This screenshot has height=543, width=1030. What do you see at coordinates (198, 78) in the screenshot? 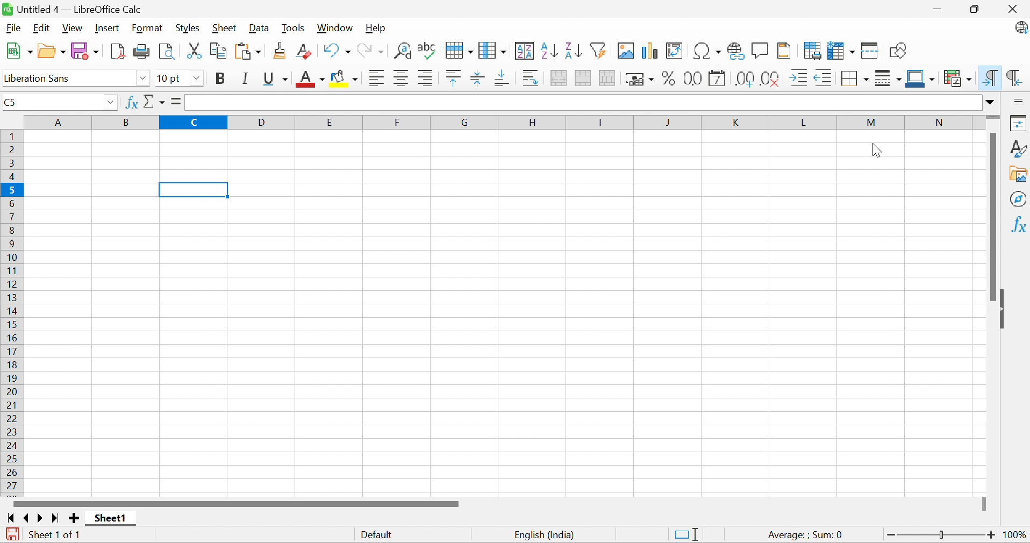
I see `Drop down` at bounding box center [198, 78].